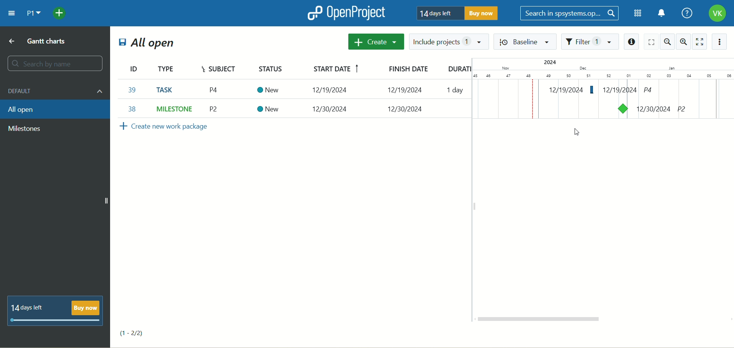 Image resolution: width=734 pixels, height=348 pixels. Describe the element at coordinates (652, 42) in the screenshot. I see `screen` at that location.